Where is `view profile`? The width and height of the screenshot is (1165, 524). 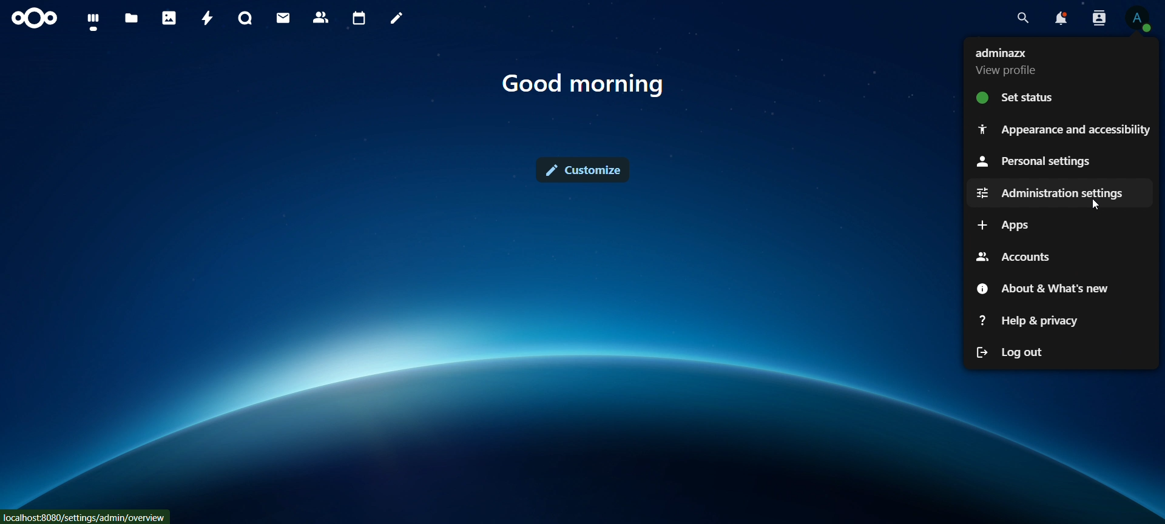 view profile is located at coordinates (1138, 18).